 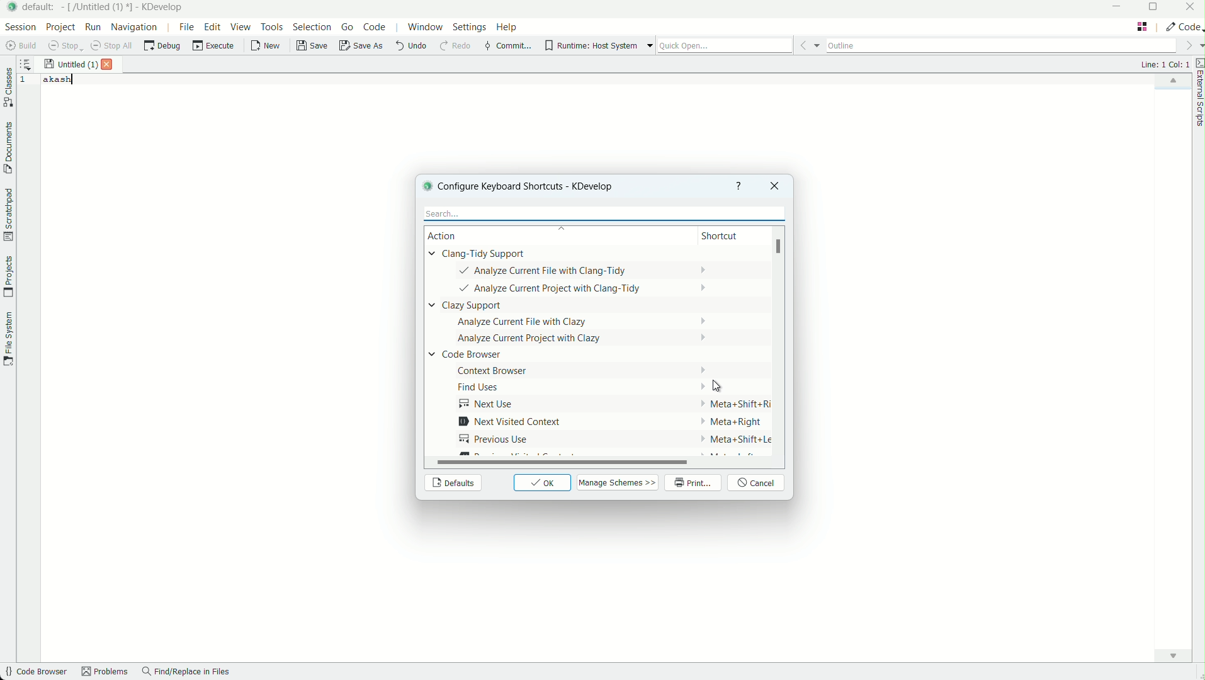 What do you see at coordinates (773, 186) in the screenshot?
I see `close window` at bounding box center [773, 186].